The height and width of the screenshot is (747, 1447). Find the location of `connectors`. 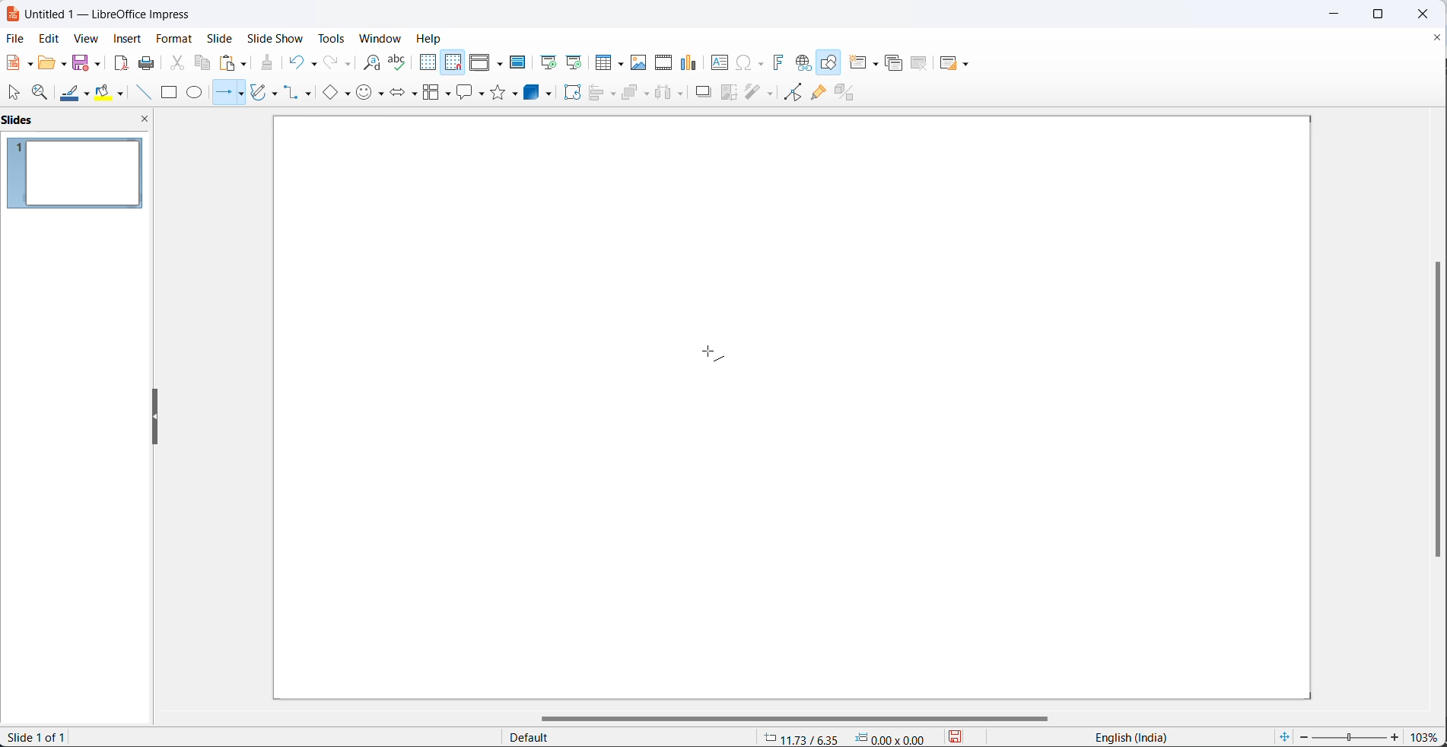

connectors is located at coordinates (301, 94).